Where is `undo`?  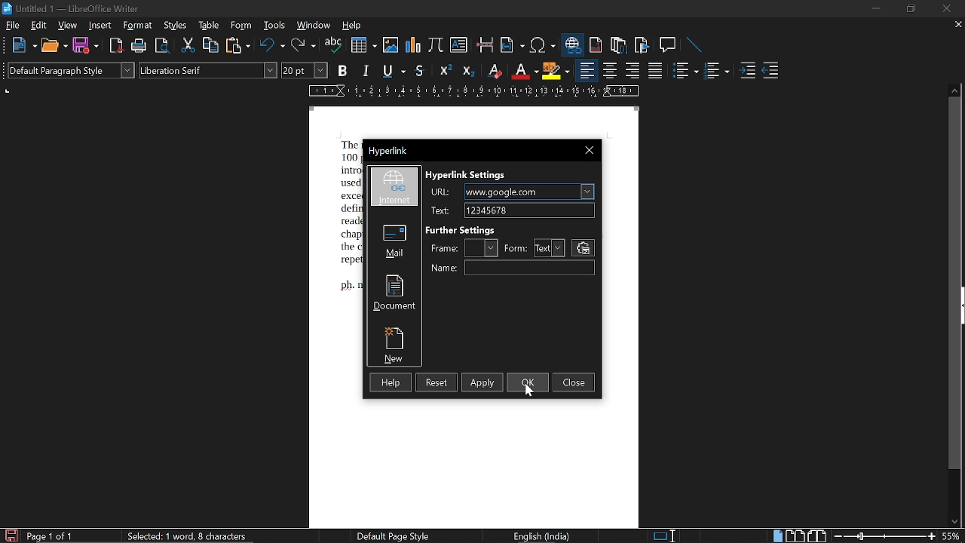
undo is located at coordinates (271, 47).